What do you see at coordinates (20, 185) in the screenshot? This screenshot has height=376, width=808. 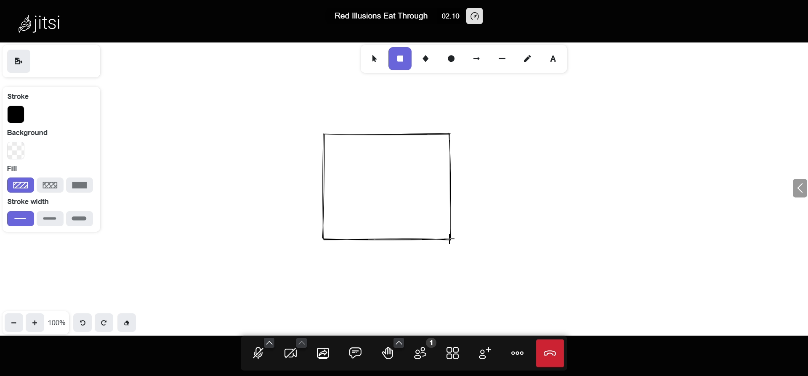 I see `hatchure` at bounding box center [20, 185].